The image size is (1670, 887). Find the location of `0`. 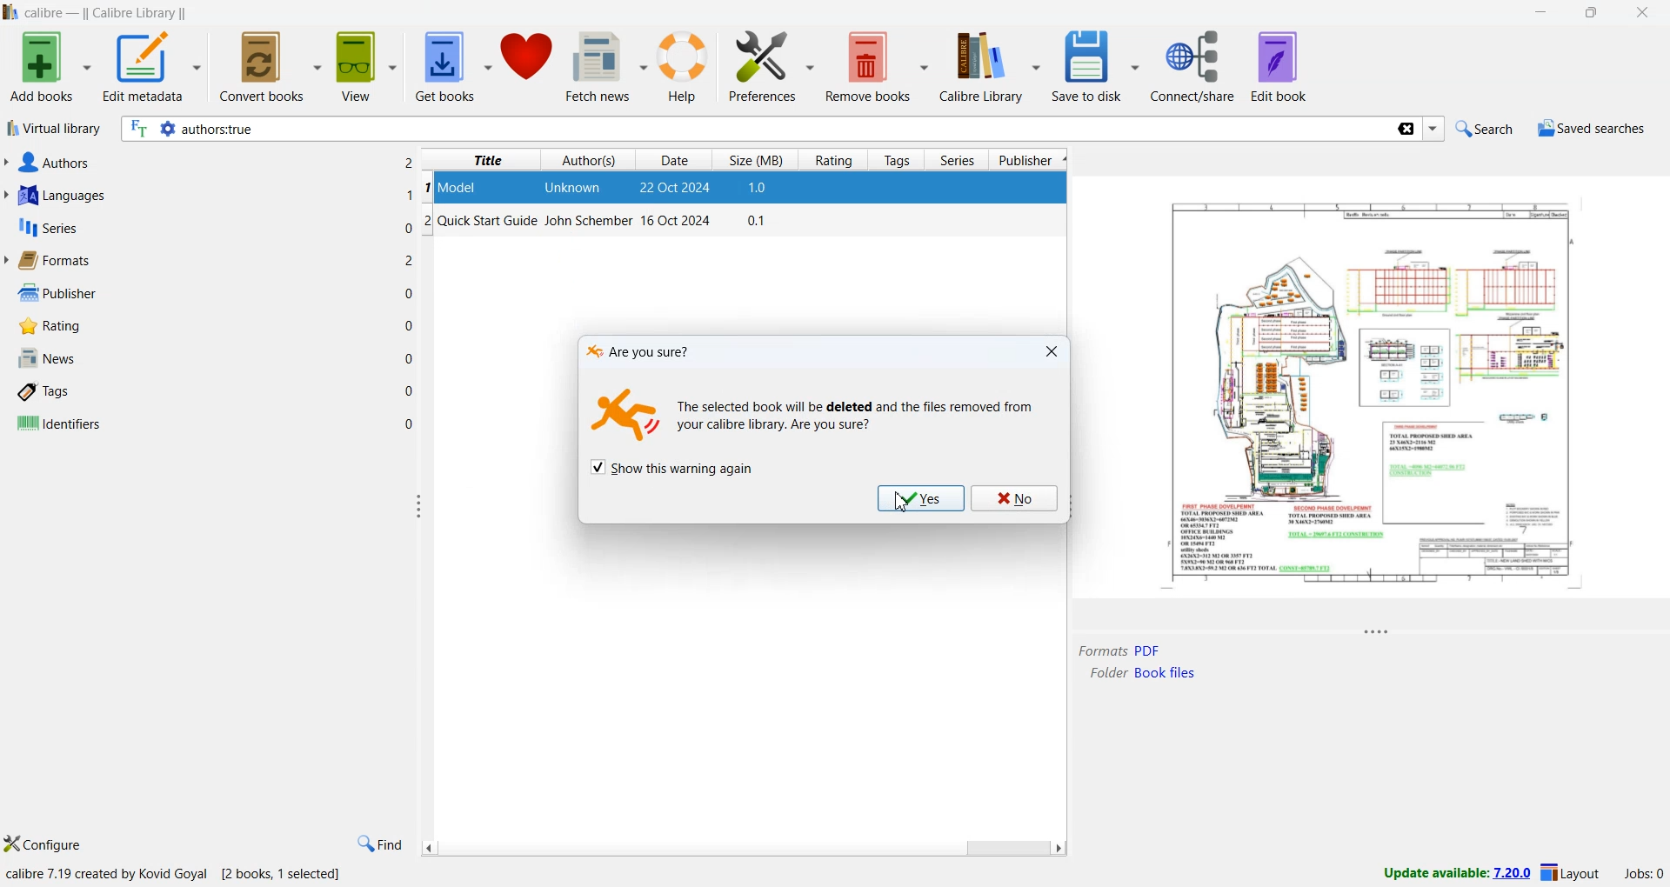

0 is located at coordinates (407, 227).